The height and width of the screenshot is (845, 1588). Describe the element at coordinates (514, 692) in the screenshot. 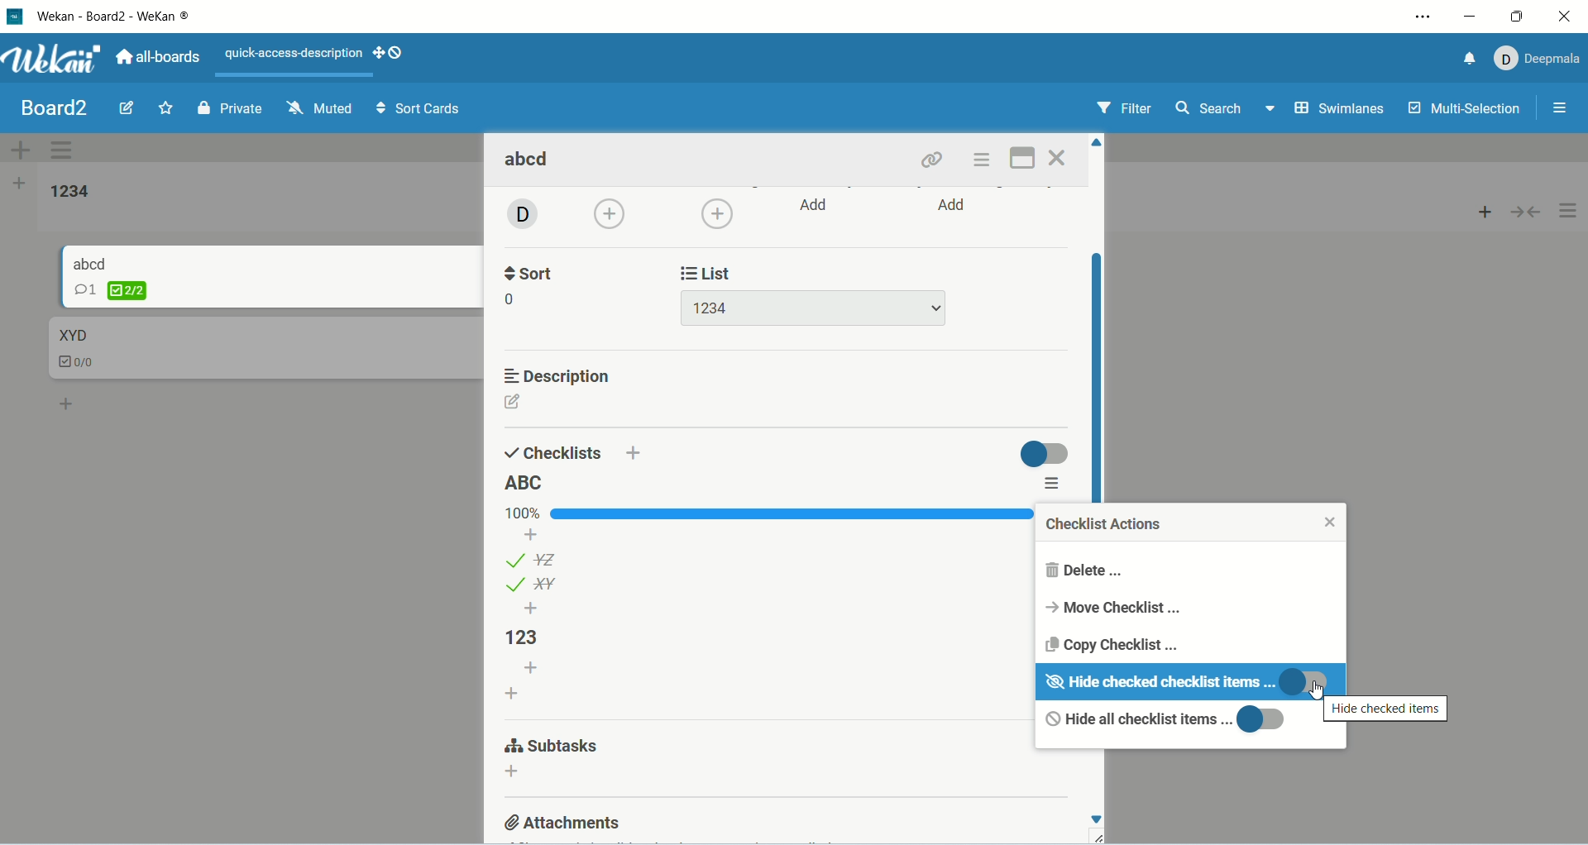

I see `add checcklist` at that location.